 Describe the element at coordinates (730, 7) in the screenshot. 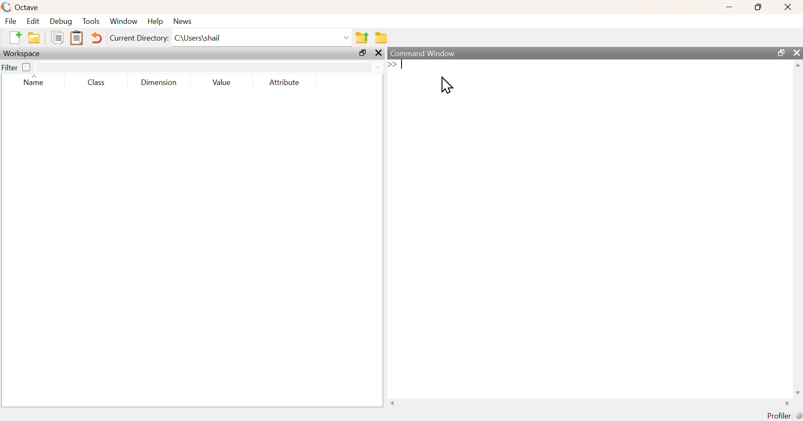

I see `Minimize` at that location.